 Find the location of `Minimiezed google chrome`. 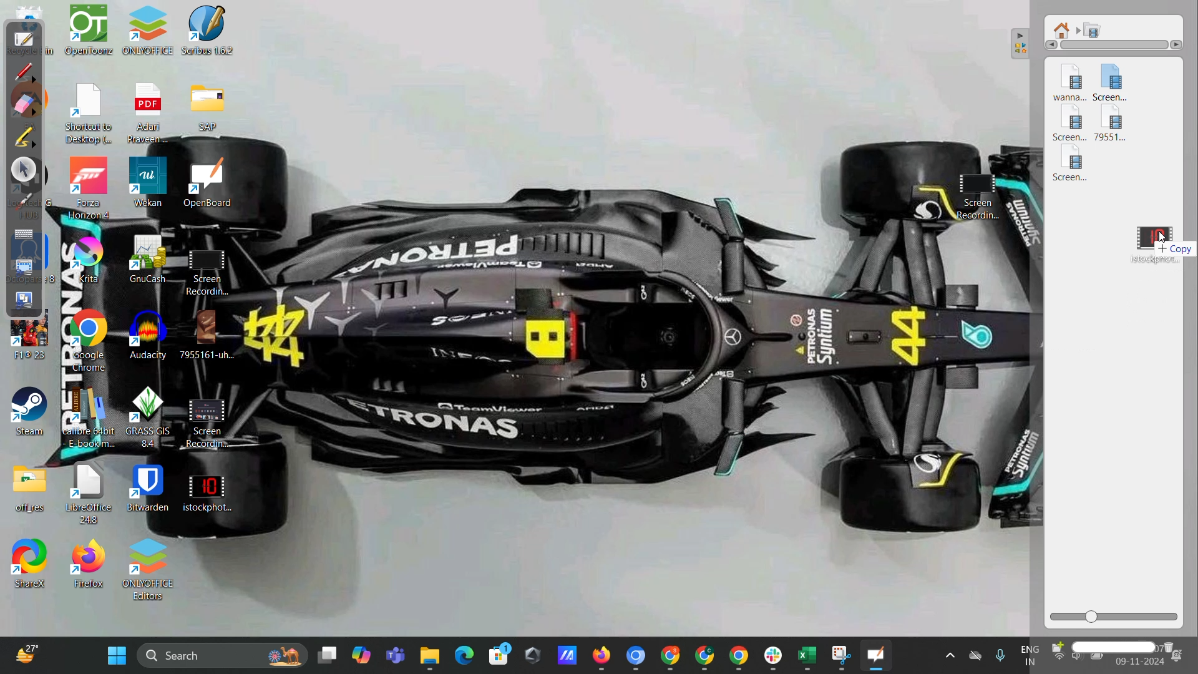

Minimiezed google chrome is located at coordinates (741, 656).